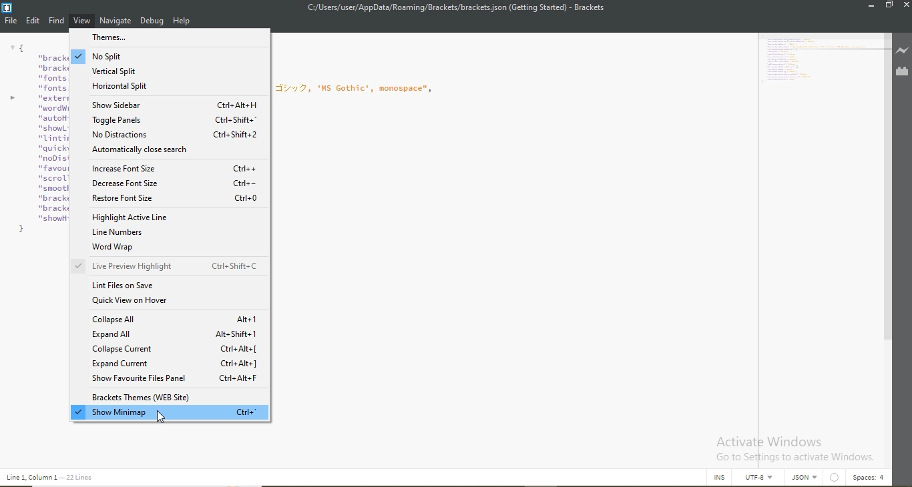 The height and width of the screenshot is (487, 912). I want to click on Close, so click(905, 7).